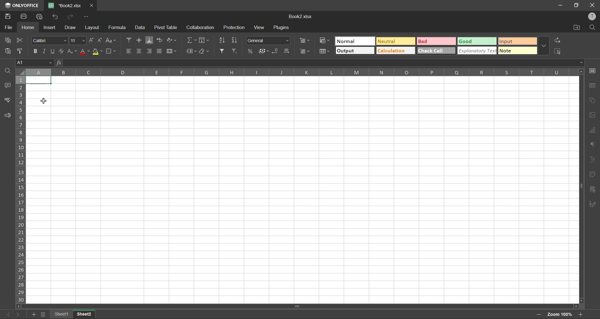 This screenshot has width=600, height=319. I want to click on align middle, so click(140, 40).